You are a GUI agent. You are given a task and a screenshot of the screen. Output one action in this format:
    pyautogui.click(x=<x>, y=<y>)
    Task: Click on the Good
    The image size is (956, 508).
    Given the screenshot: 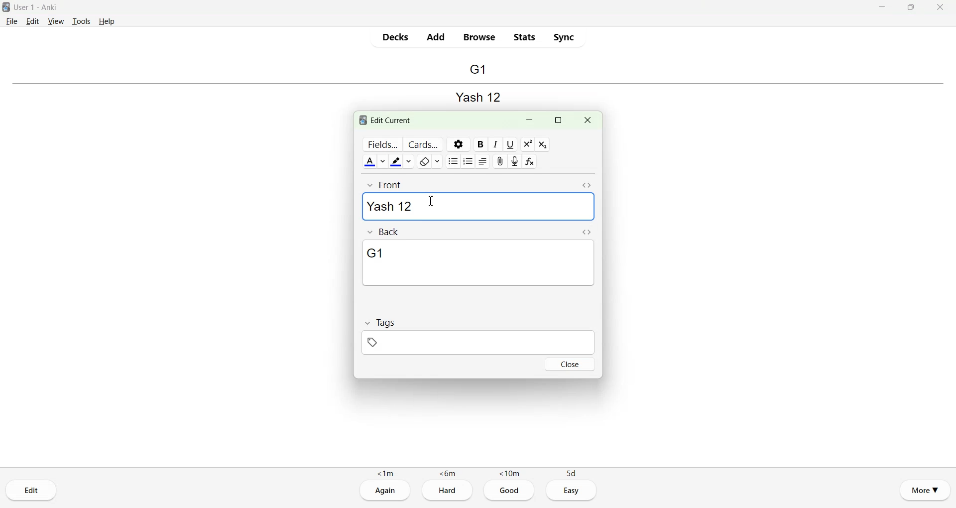 What is the action you would take?
    pyautogui.click(x=509, y=491)
    